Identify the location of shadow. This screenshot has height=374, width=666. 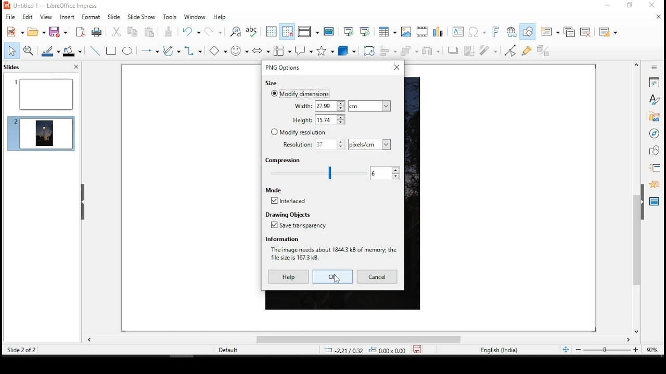
(453, 51).